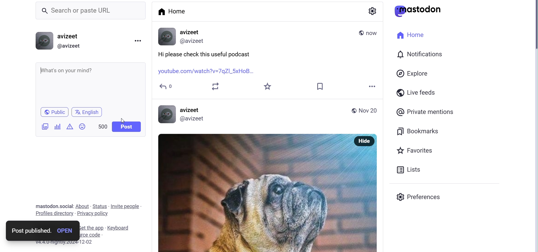  What do you see at coordinates (121, 227) in the screenshot?
I see `keyboard` at bounding box center [121, 227].